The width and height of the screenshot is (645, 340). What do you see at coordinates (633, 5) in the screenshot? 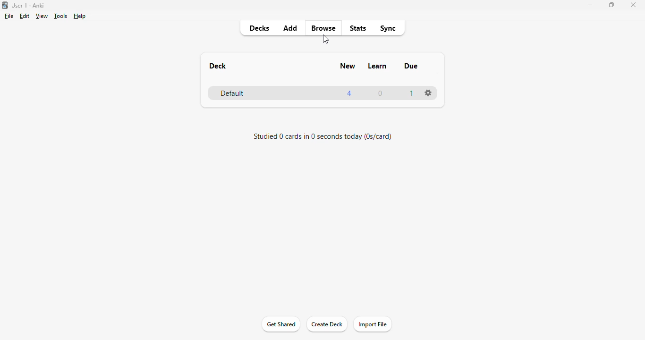
I see `close` at bounding box center [633, 5].